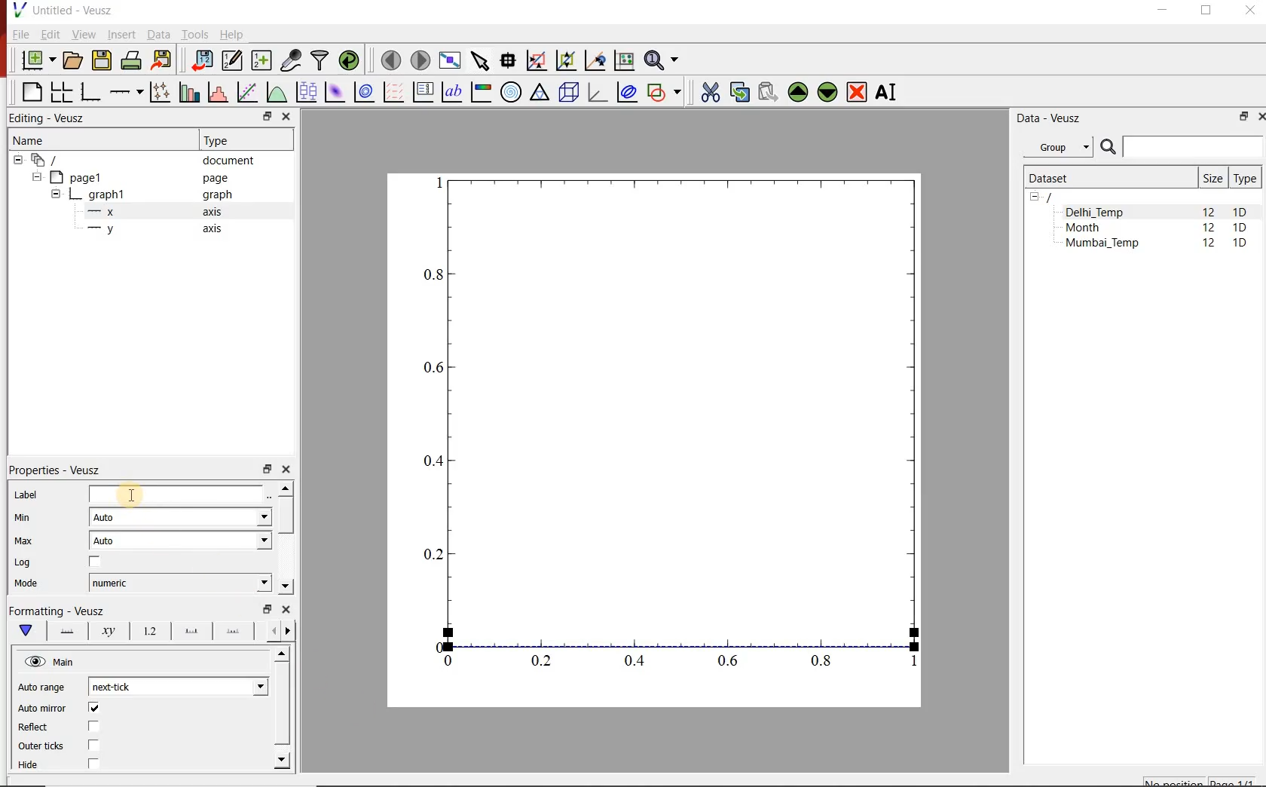 Image resolution: width=1266 pixels, height=787 pixels. I want to click on cut the selected widget, so click(710, 92).